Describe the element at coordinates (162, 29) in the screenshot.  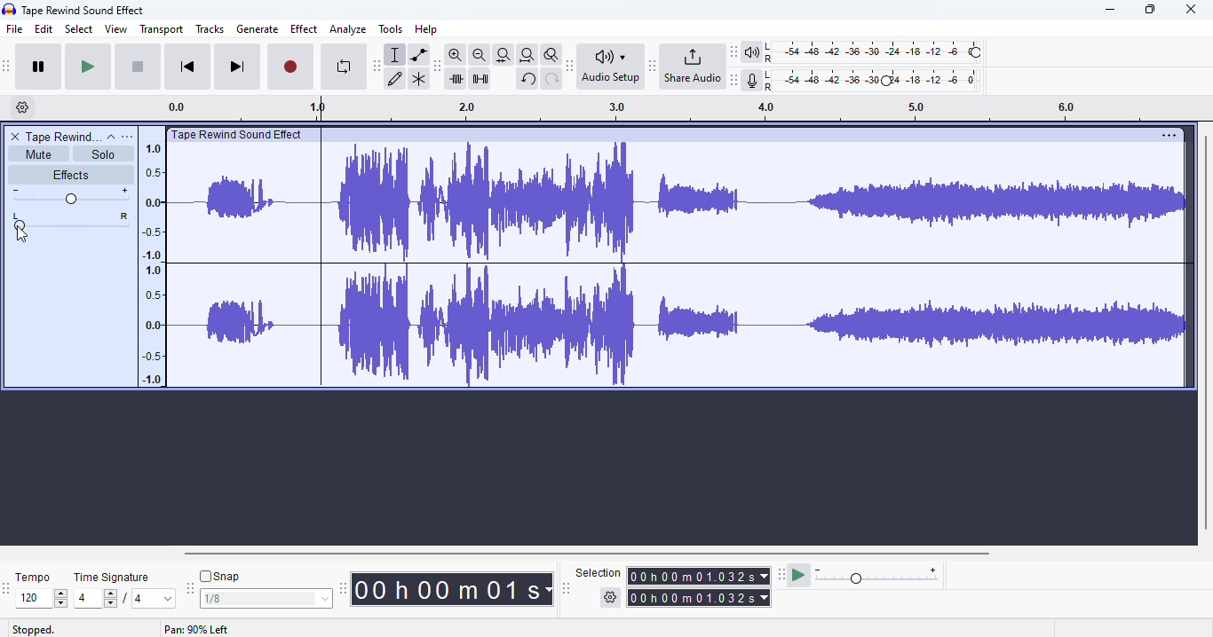
I see `transport` at that location.